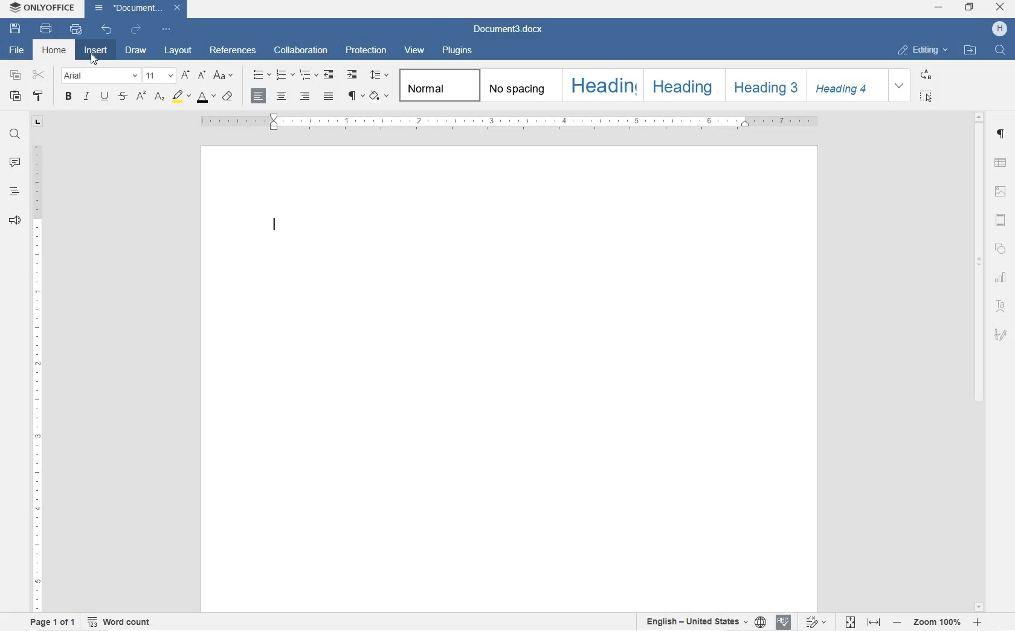 Image resolution: width=1015 pixels, height=631 pixels. Describe the element at coordinates (1002, 135) in the screenshot. I see `PARAGRAPH SETTINGS` at that location.